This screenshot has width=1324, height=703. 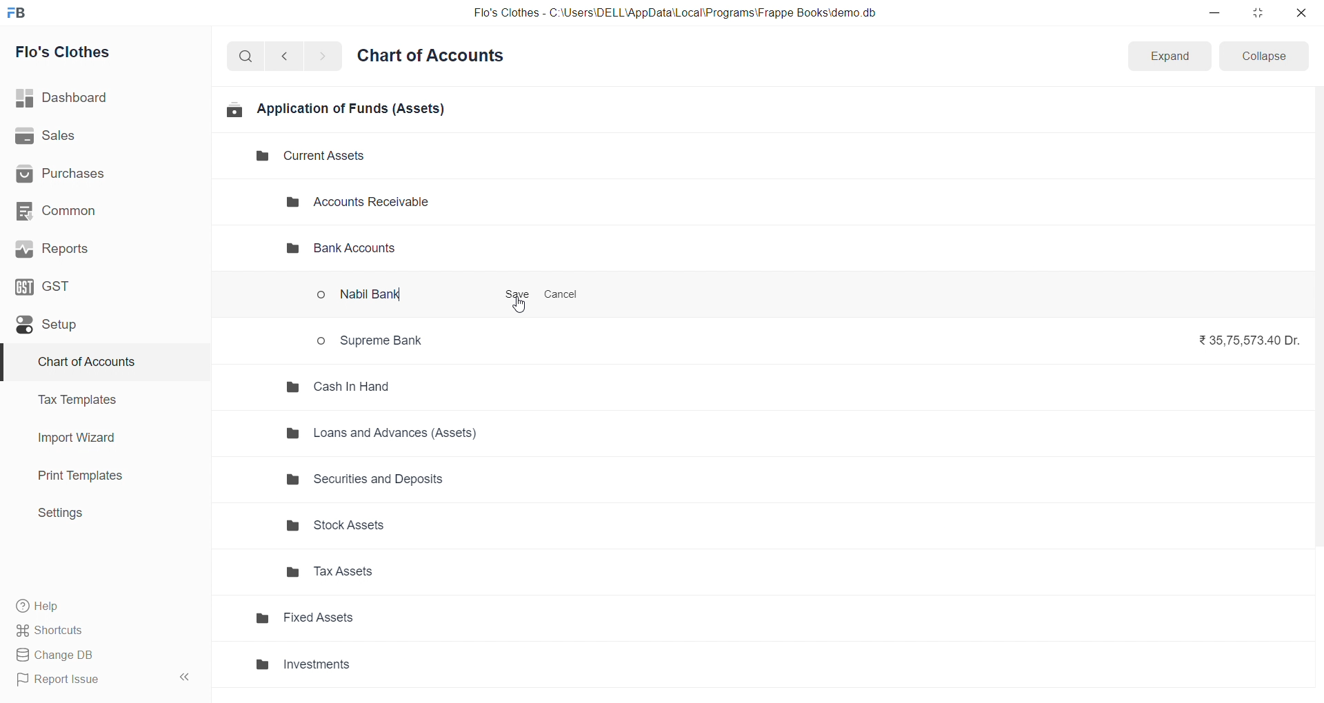 What do you see at coordinates (517, 295) in the screenshot?
I see `Save` at bounding box center [517, 295].